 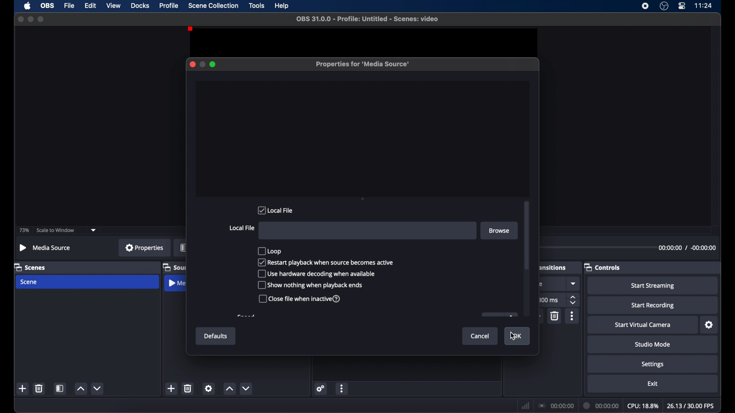 I want to click on studio mode, so click(x=653, y=345).